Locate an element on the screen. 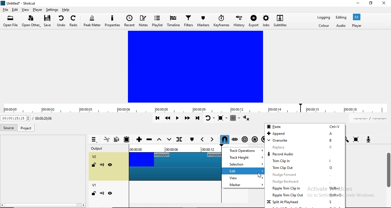 This screenshot has width=391, height=208. open file is located at coordinates (11, 22).